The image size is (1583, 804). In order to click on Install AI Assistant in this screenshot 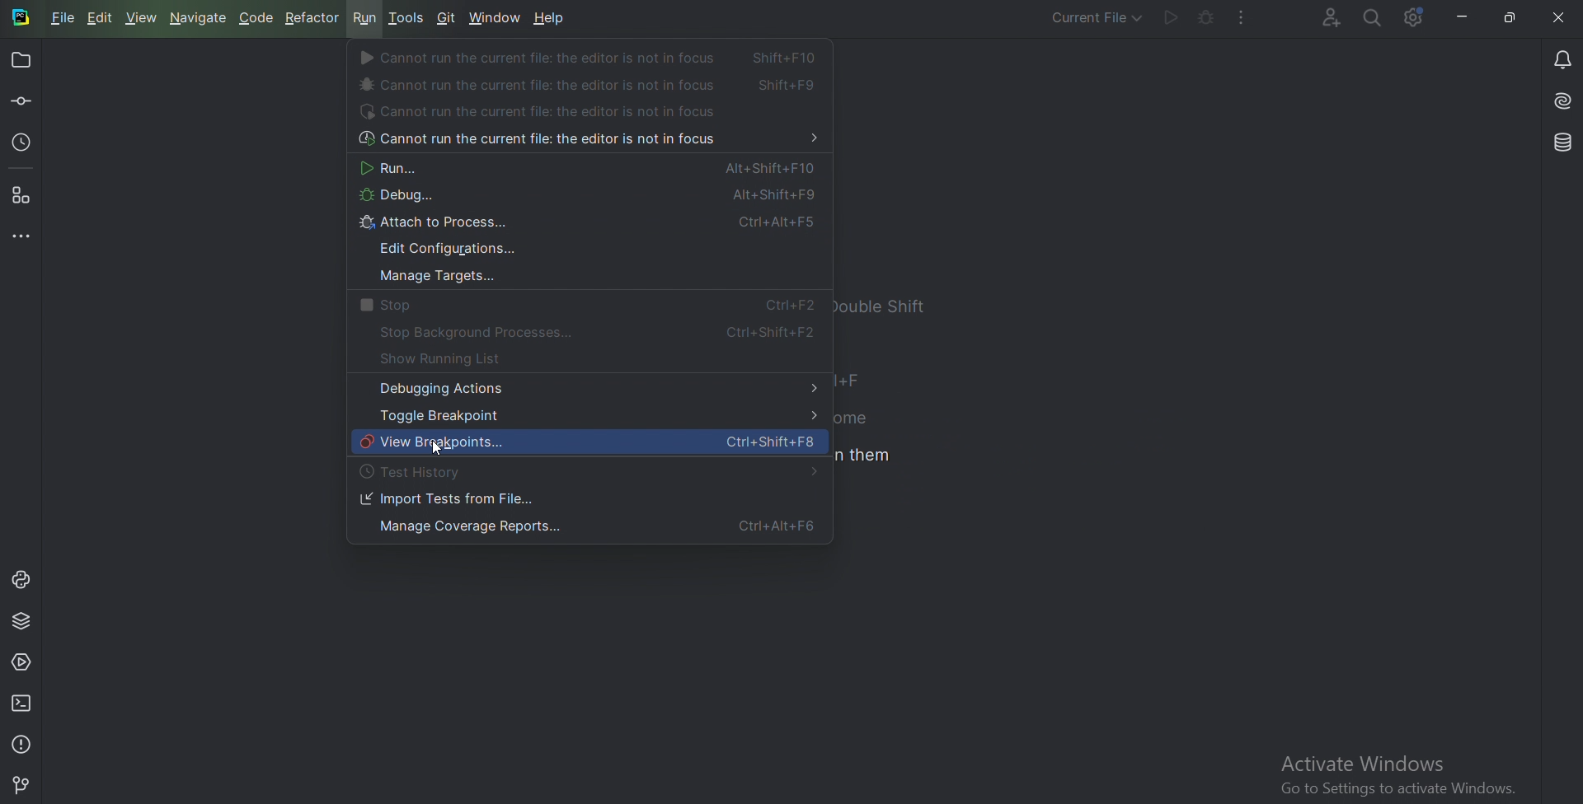, I will do `click(1561, 101)`.